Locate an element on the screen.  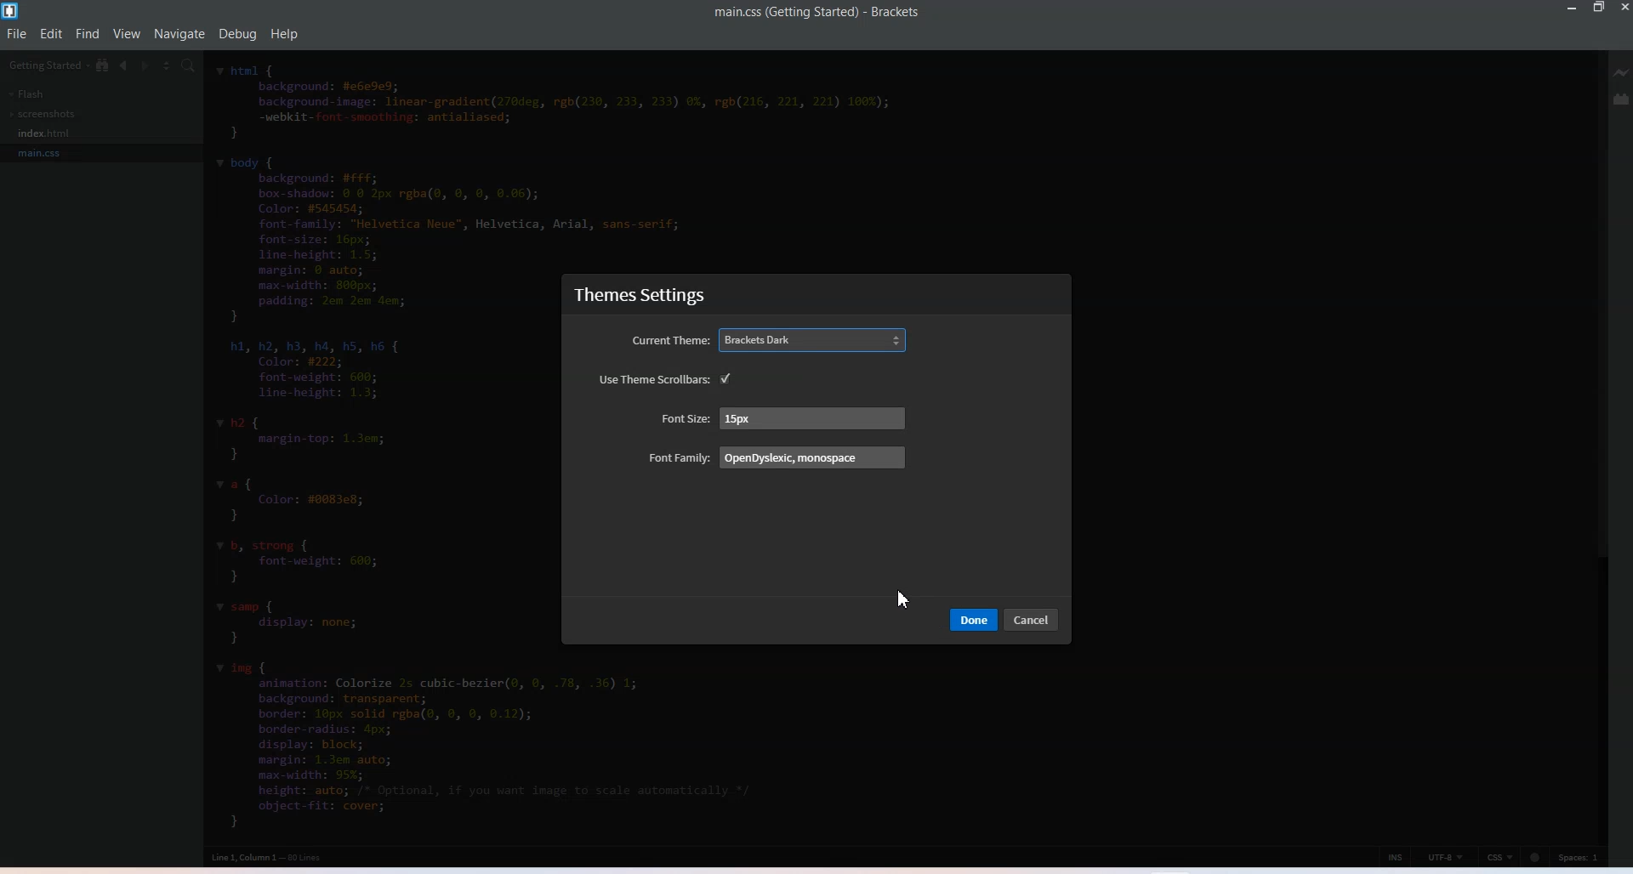
View is located at coordinates (127, 33).